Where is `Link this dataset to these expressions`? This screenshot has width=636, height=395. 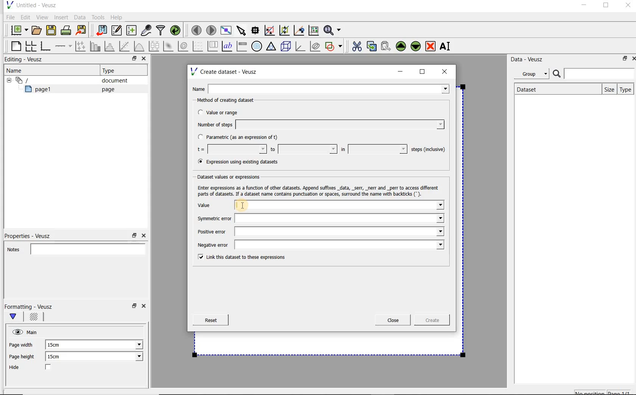
Link this dataset to these expressions is located at coordinates (239, 258).